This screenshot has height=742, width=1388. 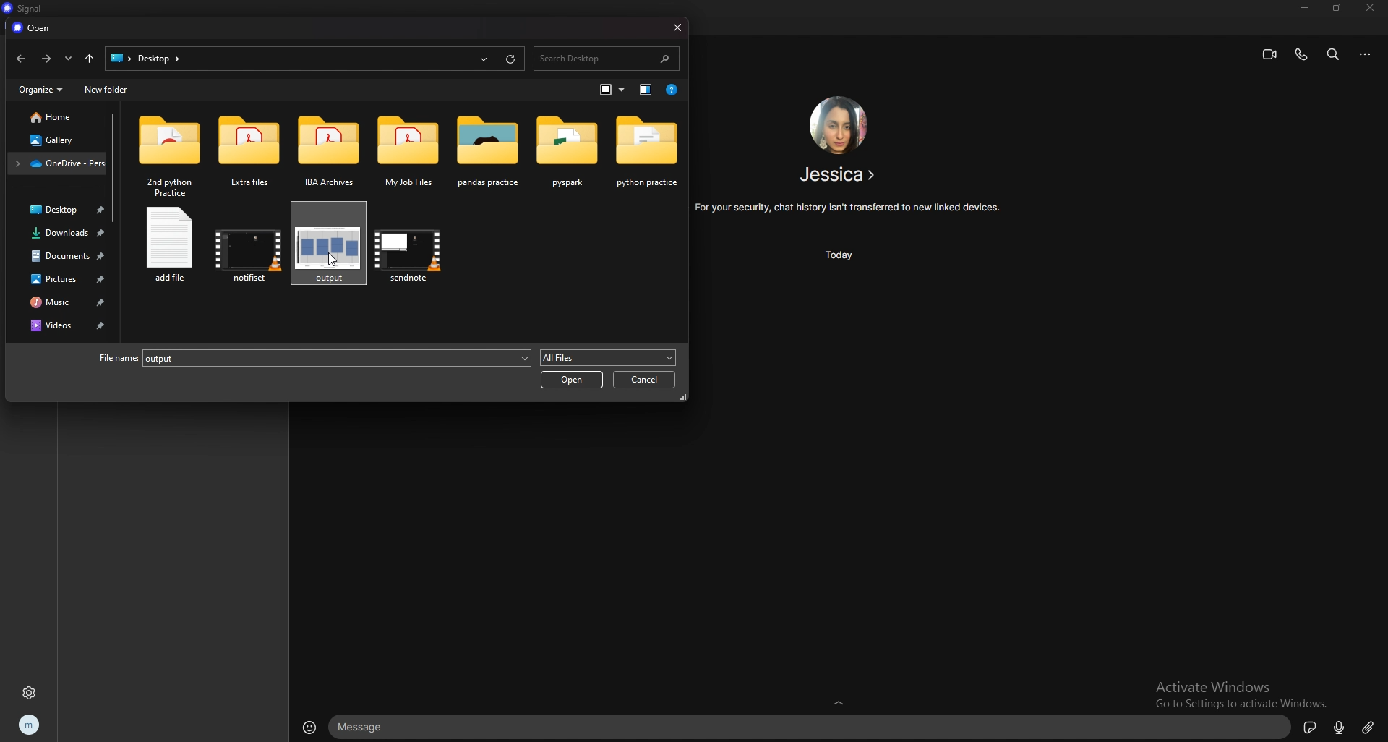 I want to click on open, so click(x=571, y=380).